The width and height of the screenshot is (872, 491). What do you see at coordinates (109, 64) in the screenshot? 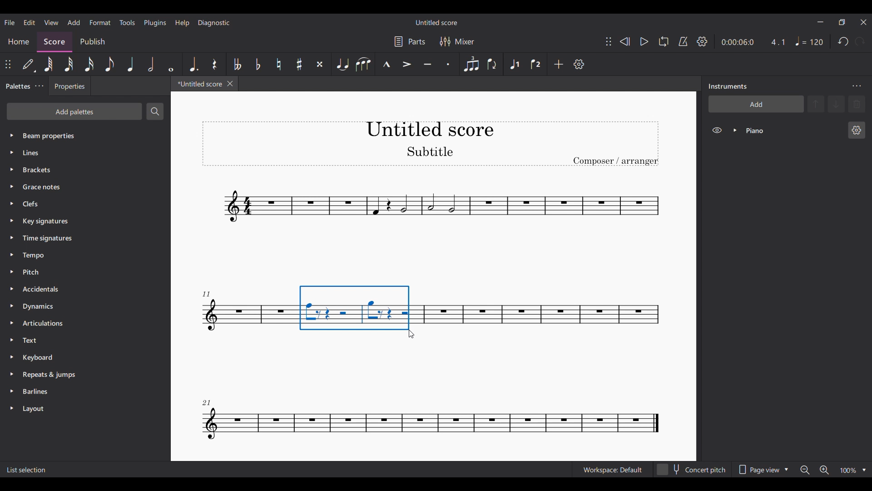
I see `8th note` at bounding box center [109, 64].